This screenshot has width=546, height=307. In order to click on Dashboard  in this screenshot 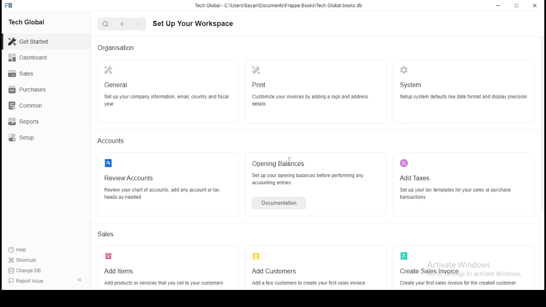, I will do `click(36, 58)`.